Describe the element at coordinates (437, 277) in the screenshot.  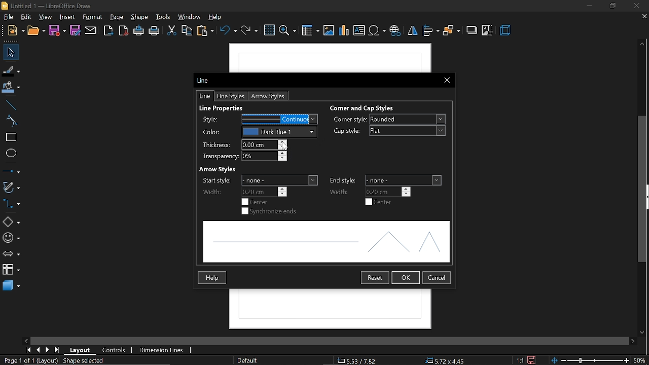
I see `cancel` at that location.